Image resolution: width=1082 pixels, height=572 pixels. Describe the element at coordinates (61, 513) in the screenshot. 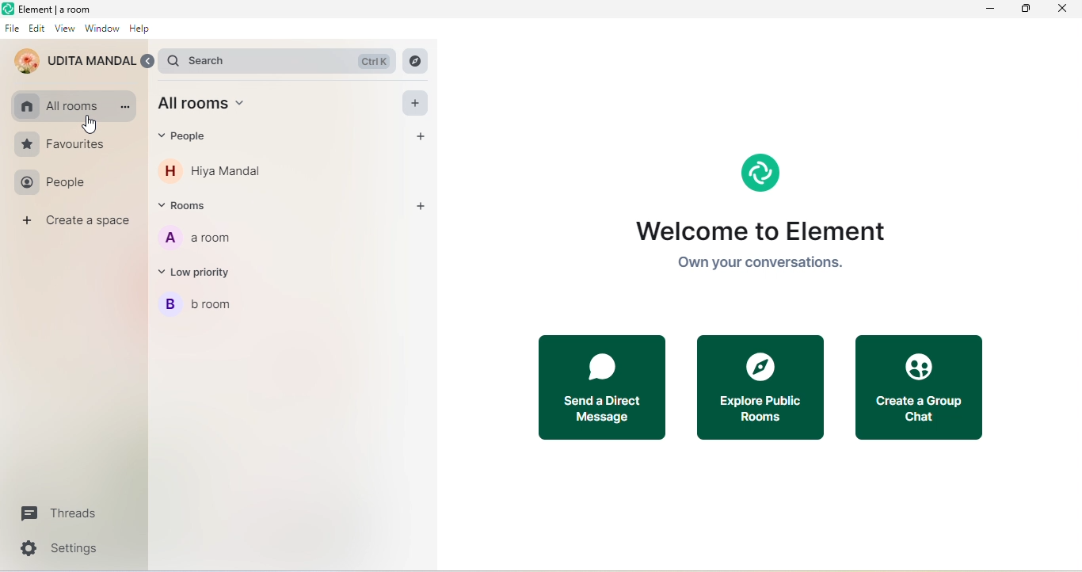

I see `Threads` at that location.